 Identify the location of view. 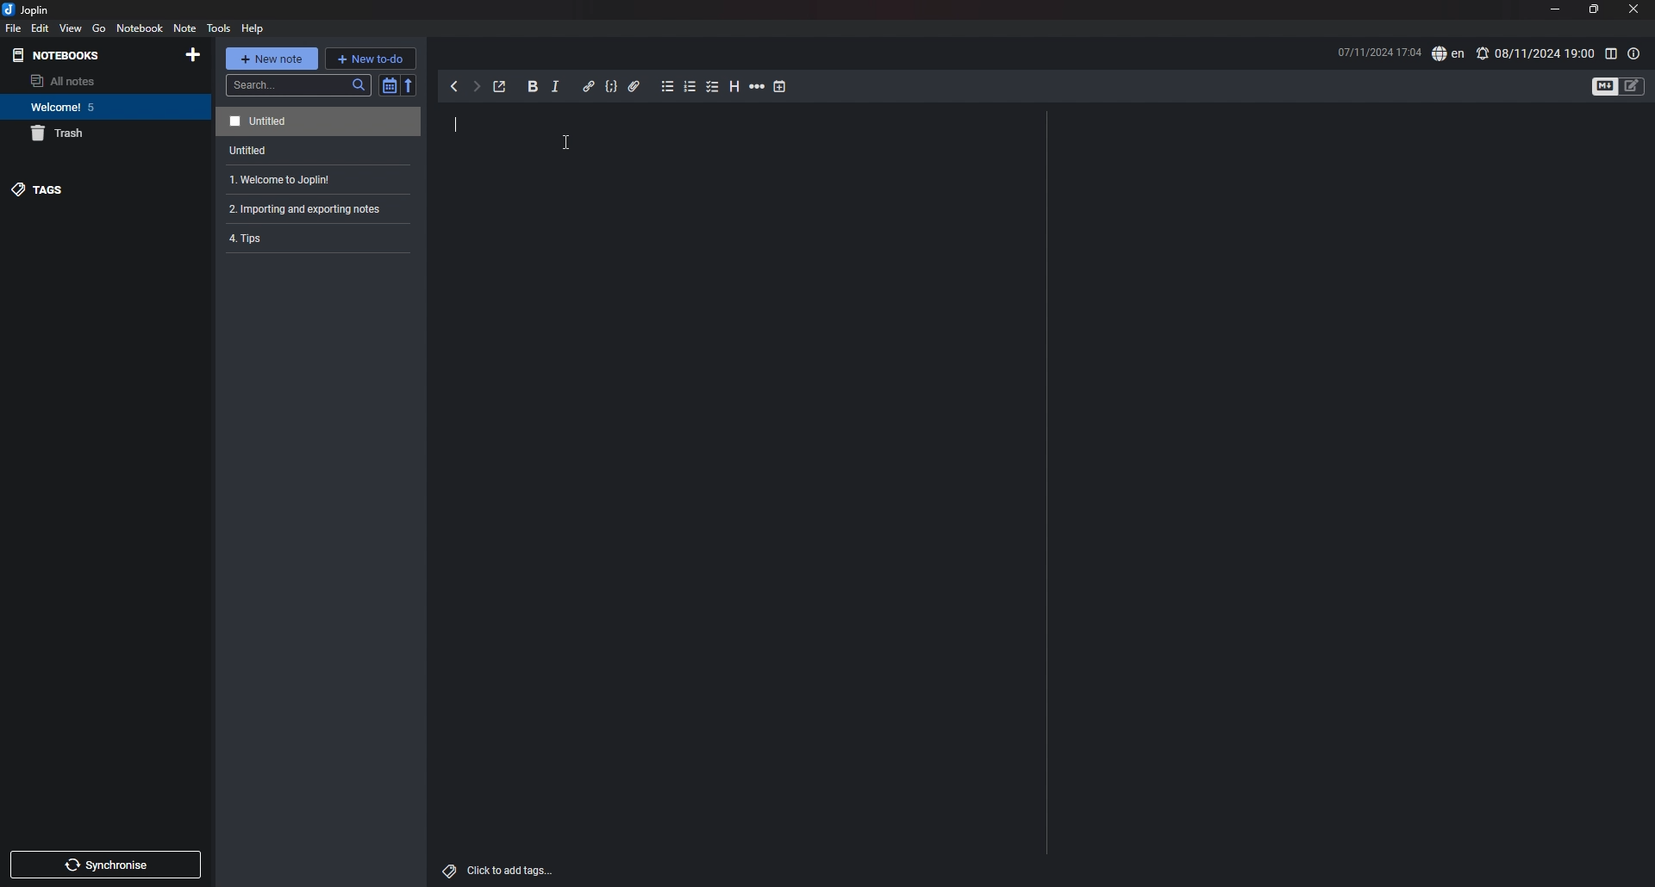
(72, 28).